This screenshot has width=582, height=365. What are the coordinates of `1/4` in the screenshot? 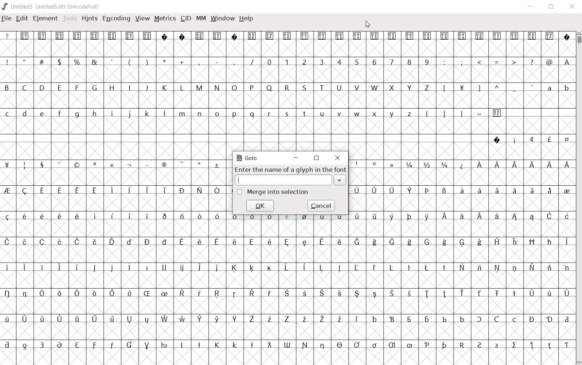 It's located at (409, 165).